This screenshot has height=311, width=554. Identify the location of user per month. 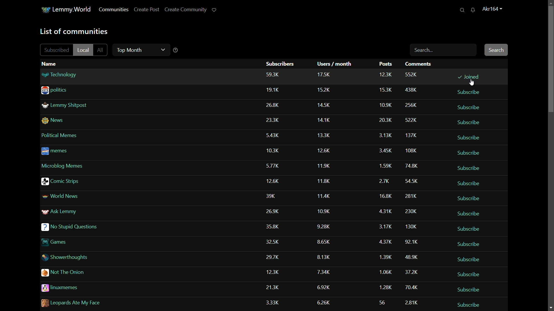
(325, 227).